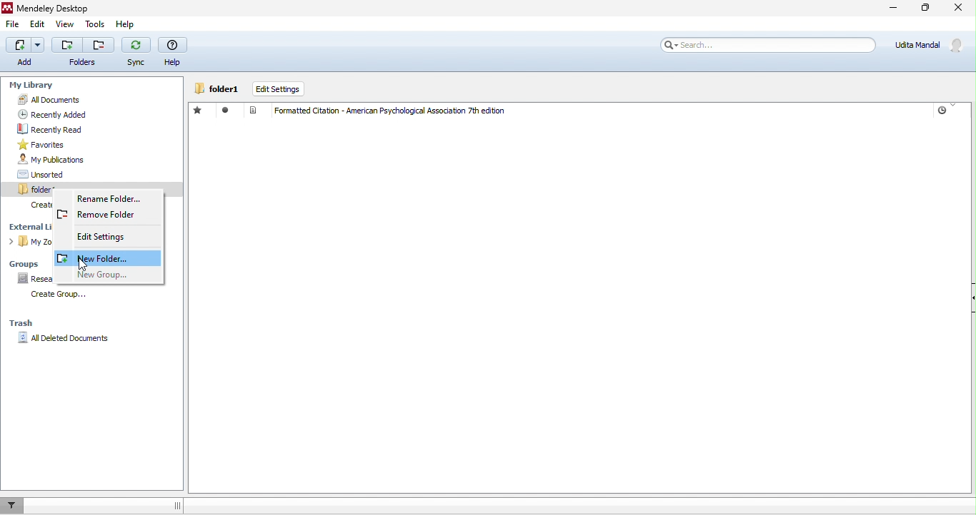 Image resolution: width=976 pixels, height=515 pixels. What do you see at coordinates (64, 128) in the screenshot?
I see `recently read` at bounding box center [64, 128].